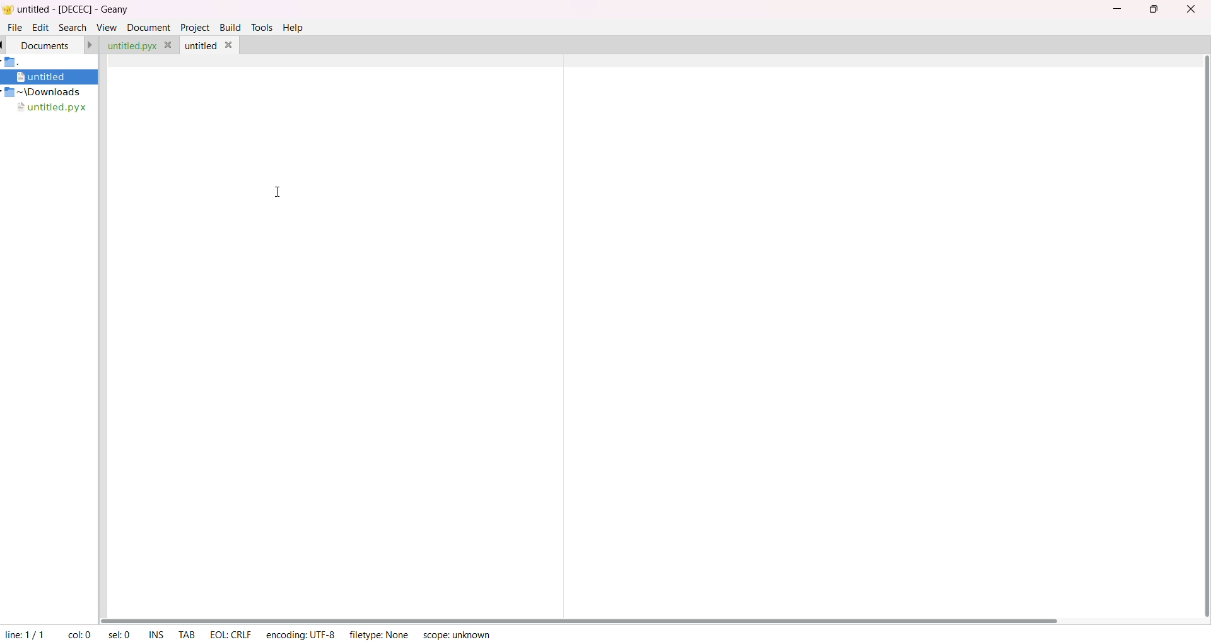 Image resolution: width=1211 pixels, height=642 pixels. I want to click on document, so click(148, 28).